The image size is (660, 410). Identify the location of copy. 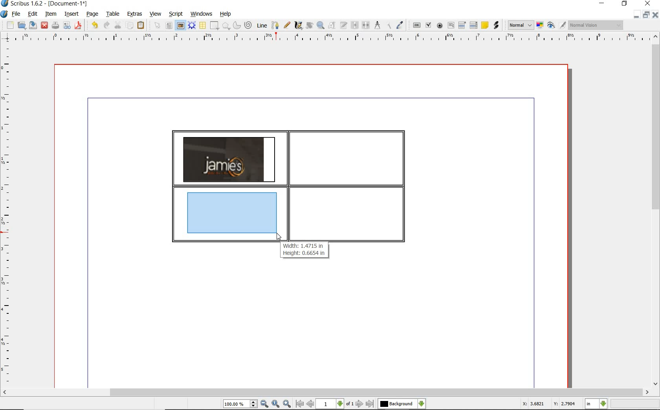
(130, 26).